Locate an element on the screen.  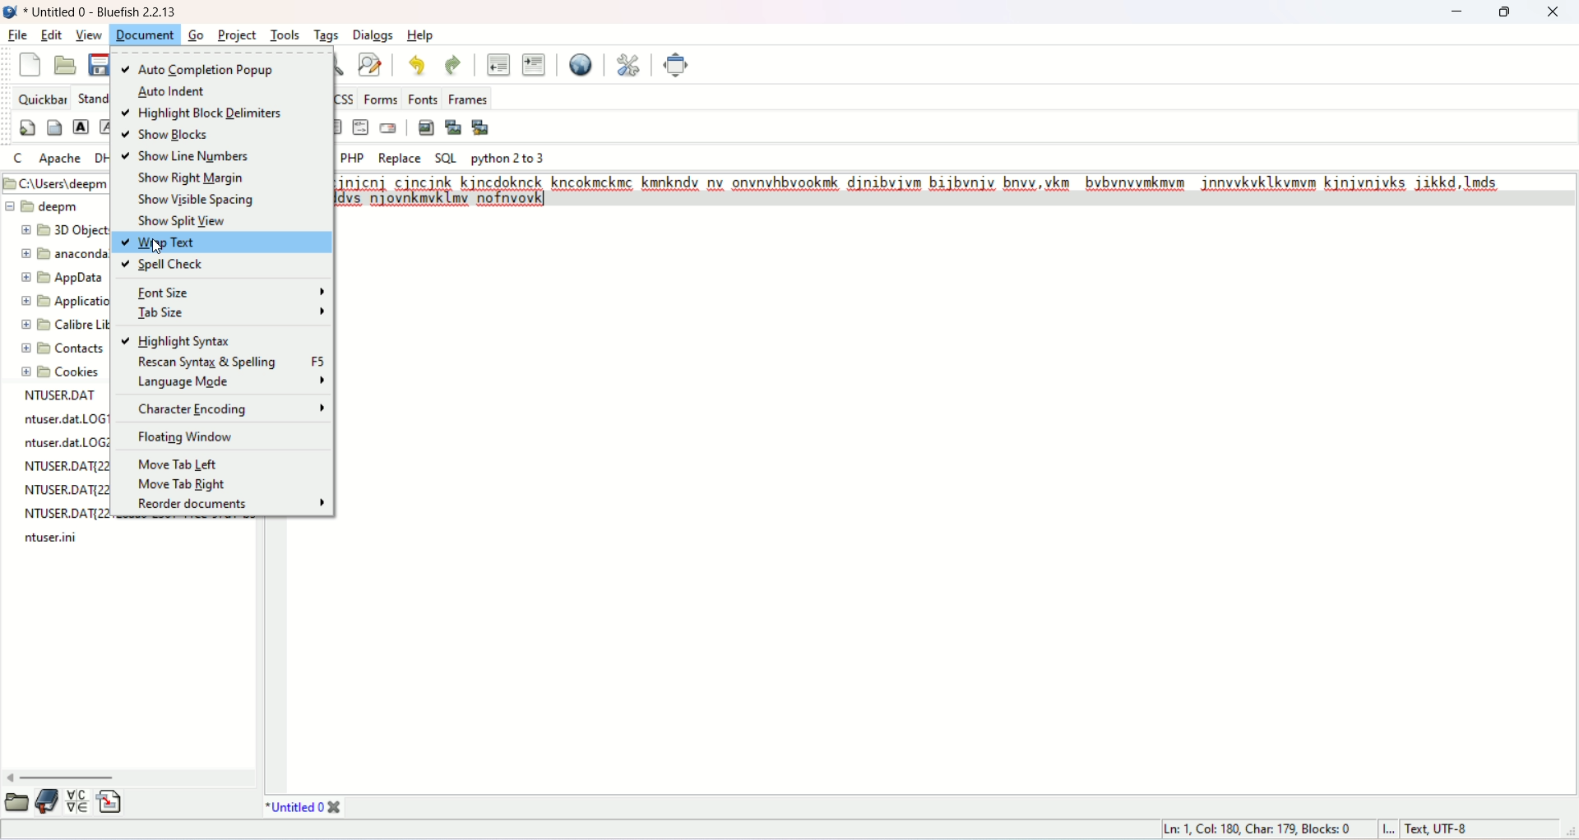
move tab right is located at coordinates (184, 483).